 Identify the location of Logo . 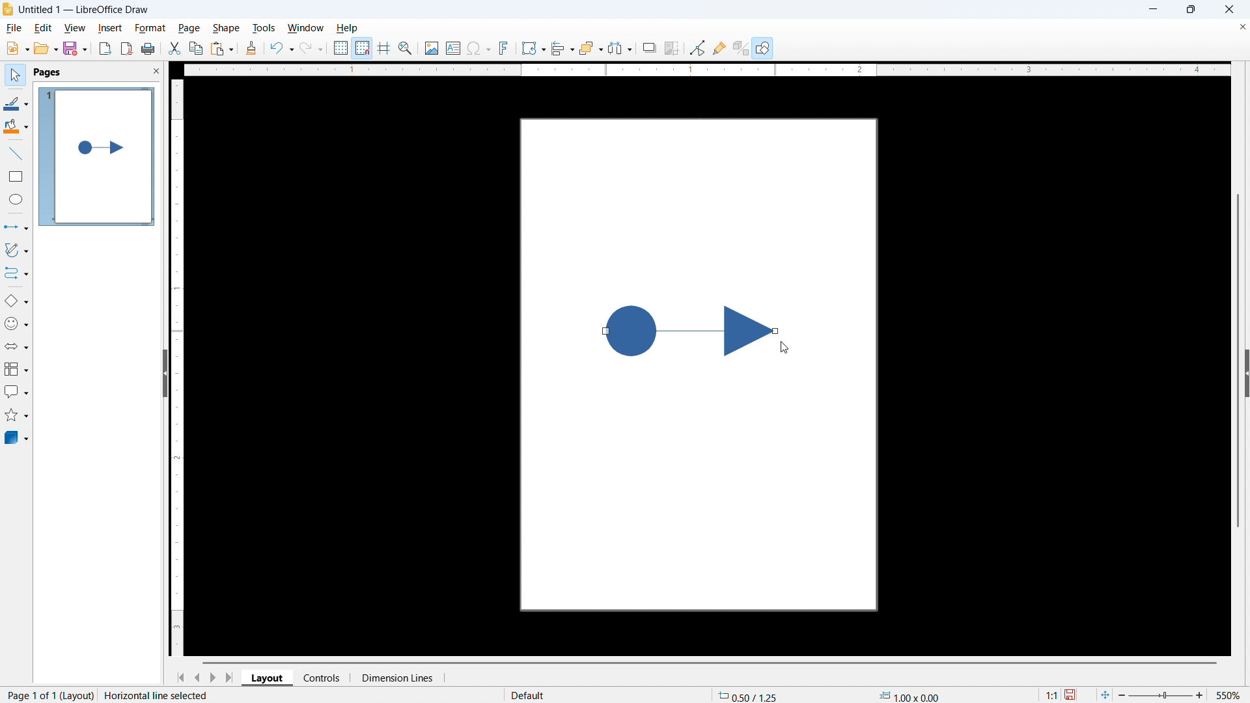
(8, 9).